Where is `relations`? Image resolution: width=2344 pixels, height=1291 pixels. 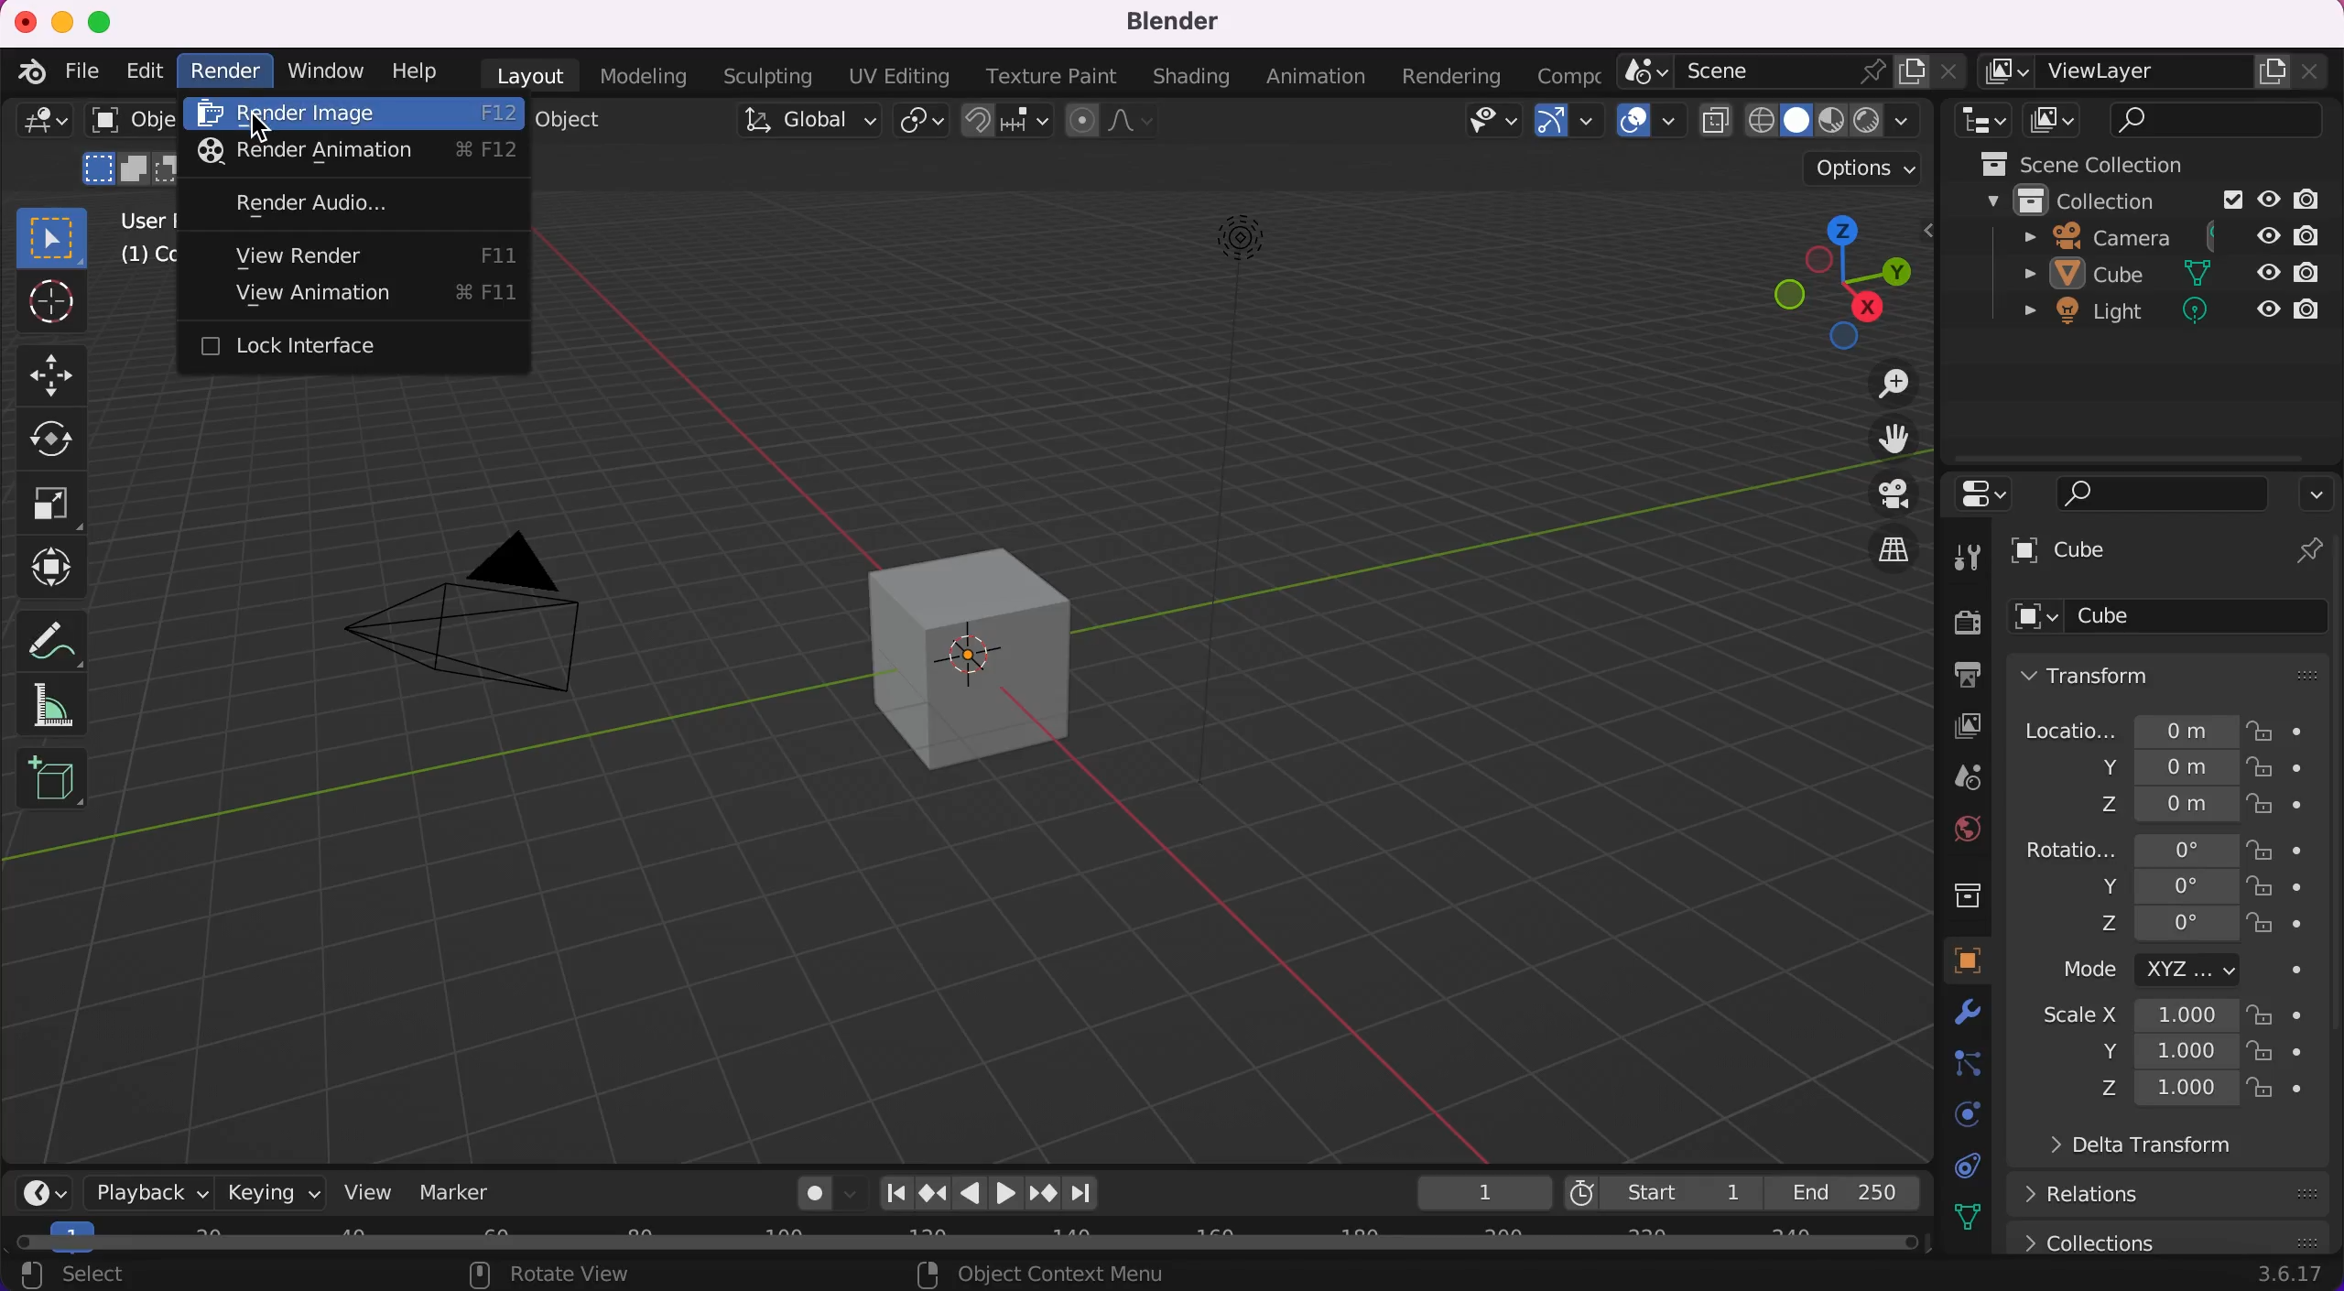 relations is located at coordinates (2170, 1196).